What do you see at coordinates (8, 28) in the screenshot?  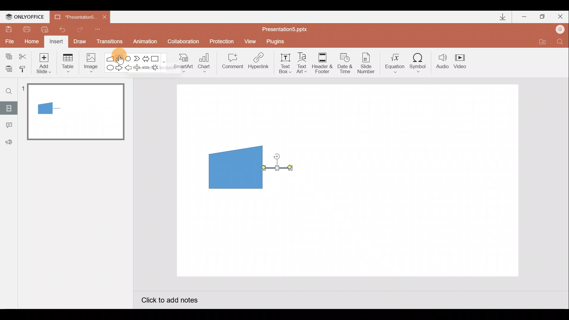 I see `Save` at bounding box center [8, 28].